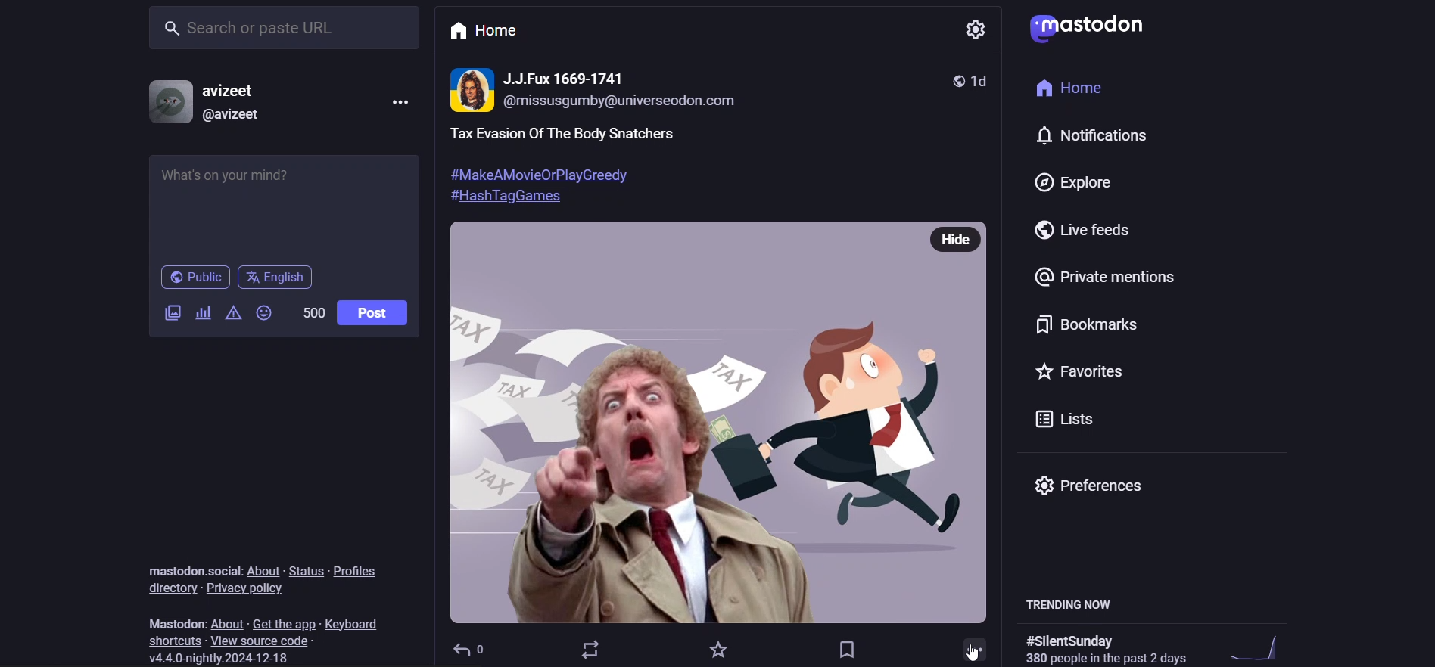 The image size is (1435, 667). Describe the element at coordinates (354, 569) in the screenshot. I see `profiles` at that location.